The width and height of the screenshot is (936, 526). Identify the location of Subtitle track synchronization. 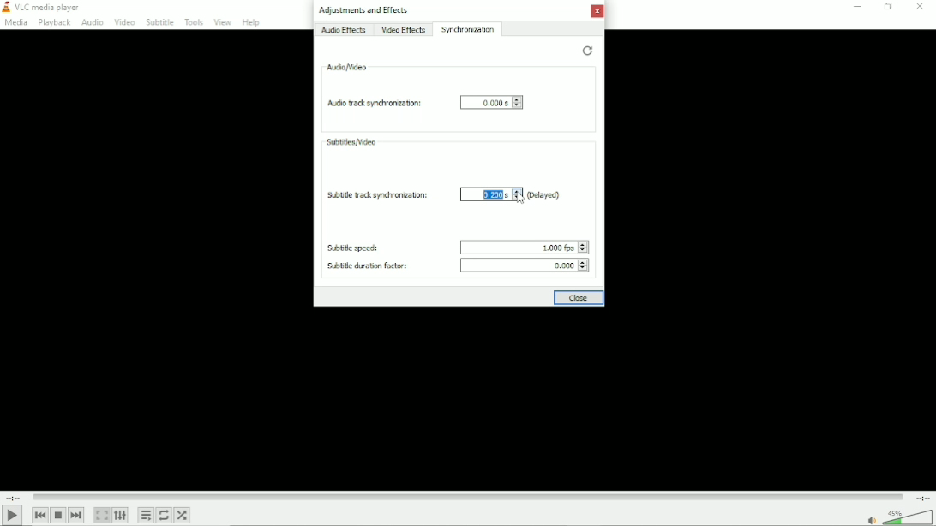
(379, 197).